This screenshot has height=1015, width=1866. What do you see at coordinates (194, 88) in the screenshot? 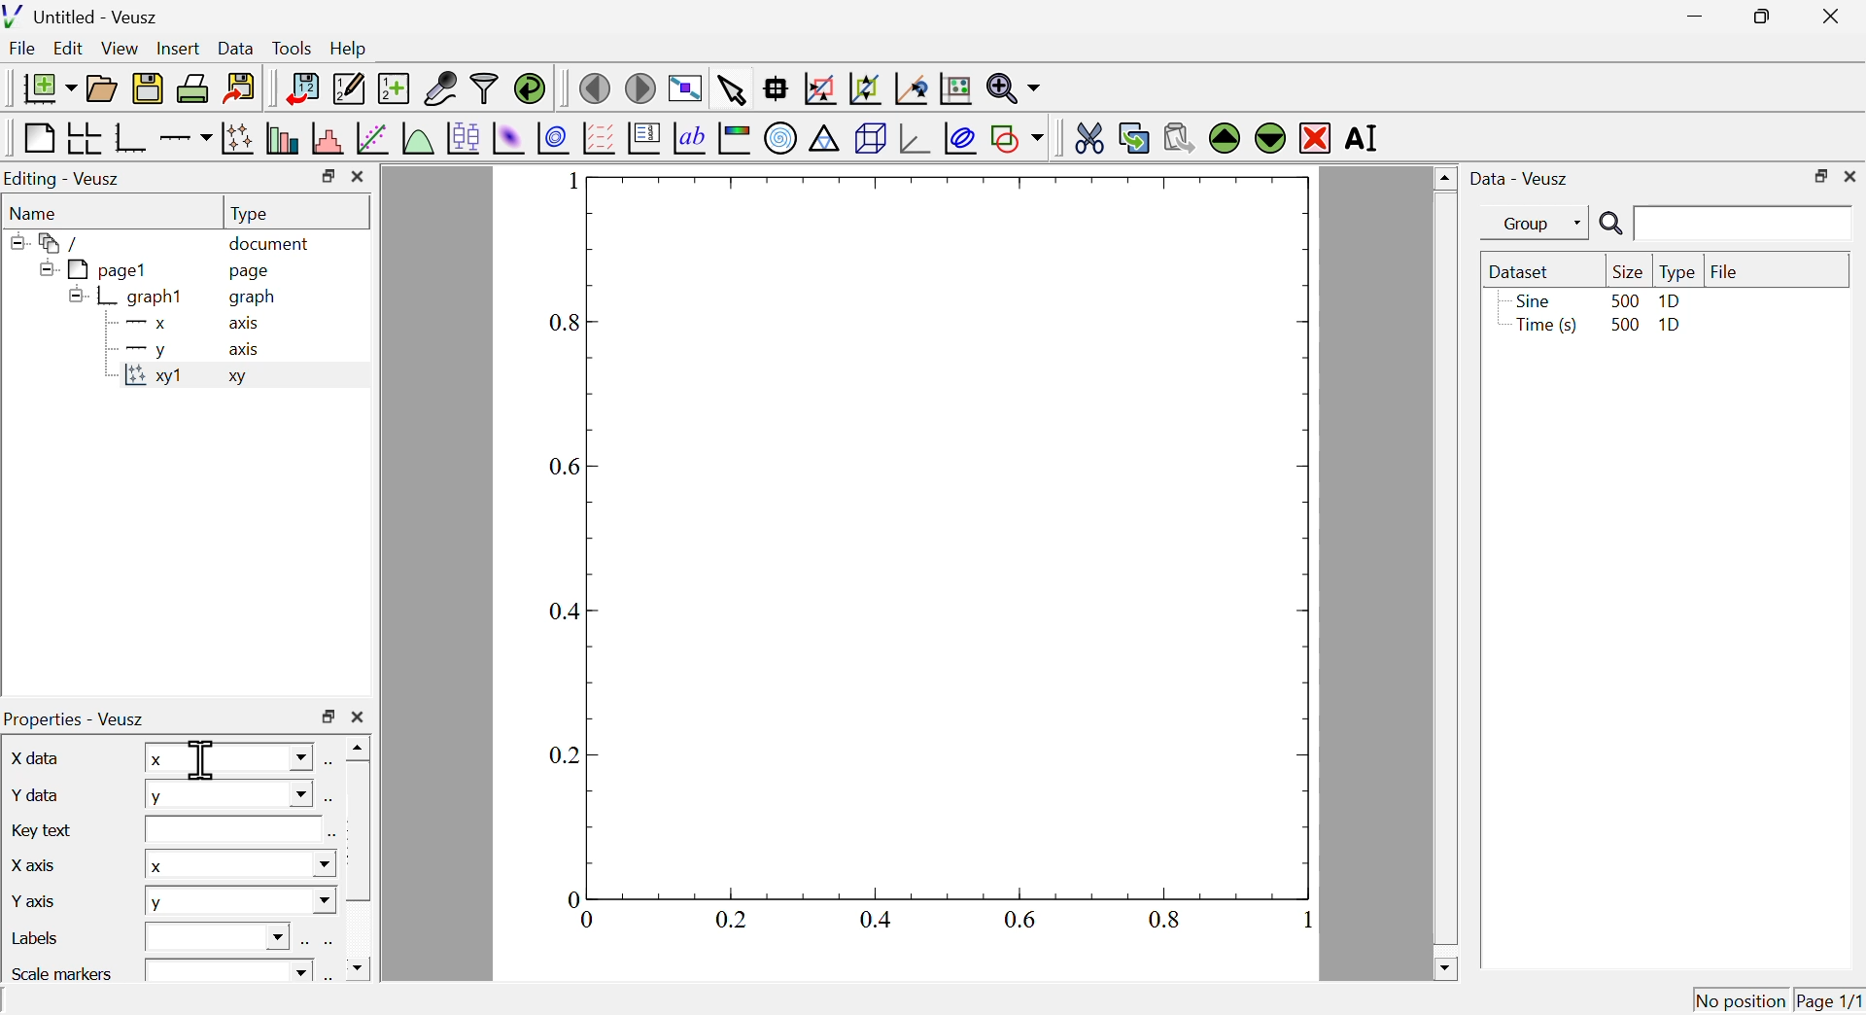
I see `print the document` at bounding box center [194, 88].